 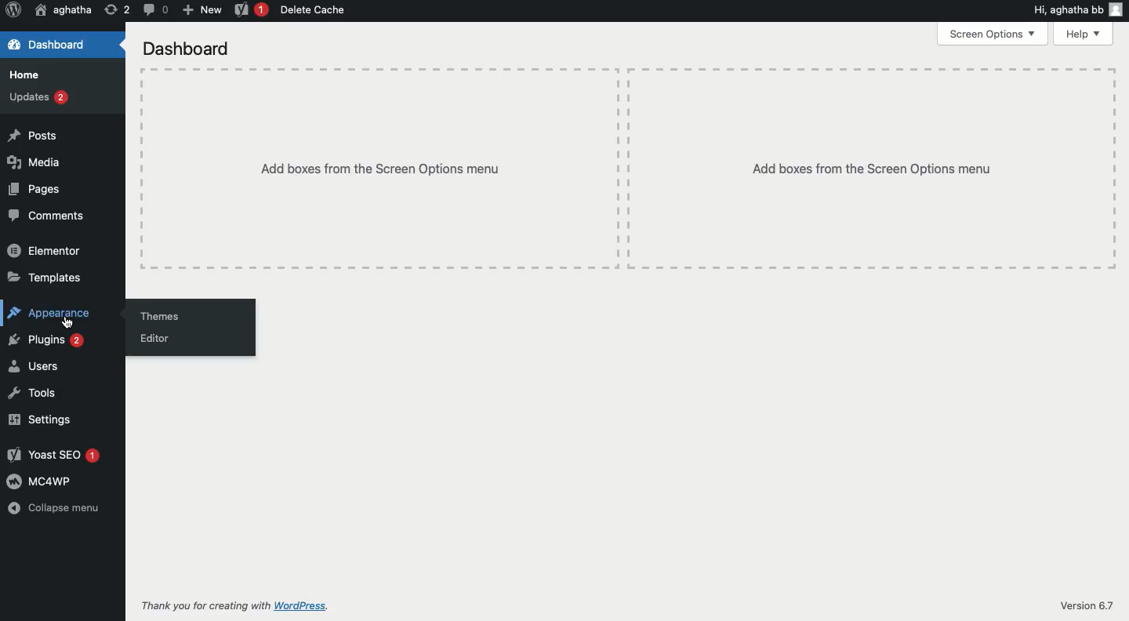 I want to click on Updates, so click(x=38, y=96).